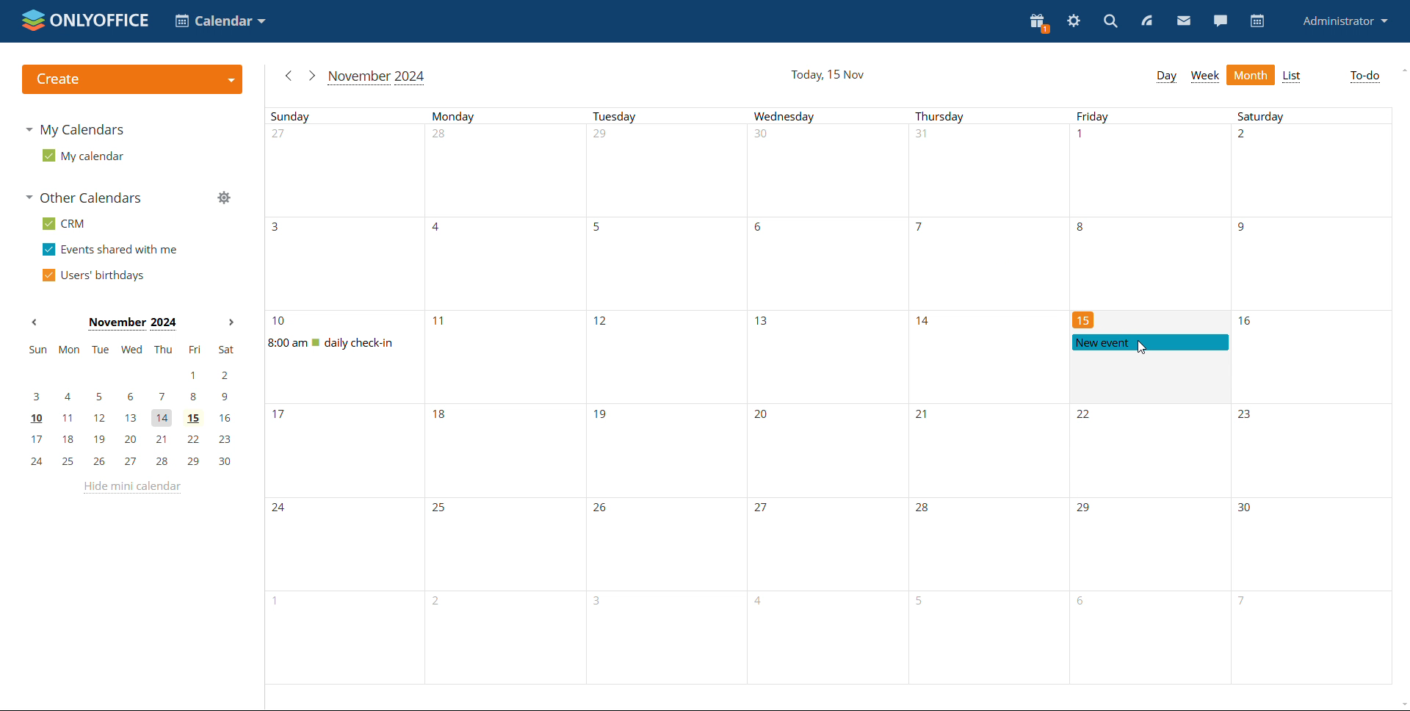 The image size is (1410, 711). I want to click on Number, so click(925, 510).